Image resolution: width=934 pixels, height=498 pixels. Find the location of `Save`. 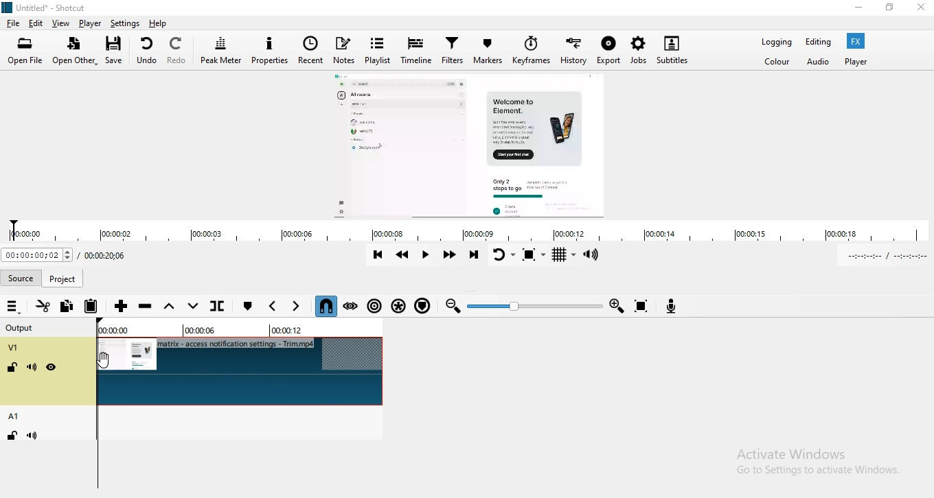

Save is located at coordinates (115, 53).